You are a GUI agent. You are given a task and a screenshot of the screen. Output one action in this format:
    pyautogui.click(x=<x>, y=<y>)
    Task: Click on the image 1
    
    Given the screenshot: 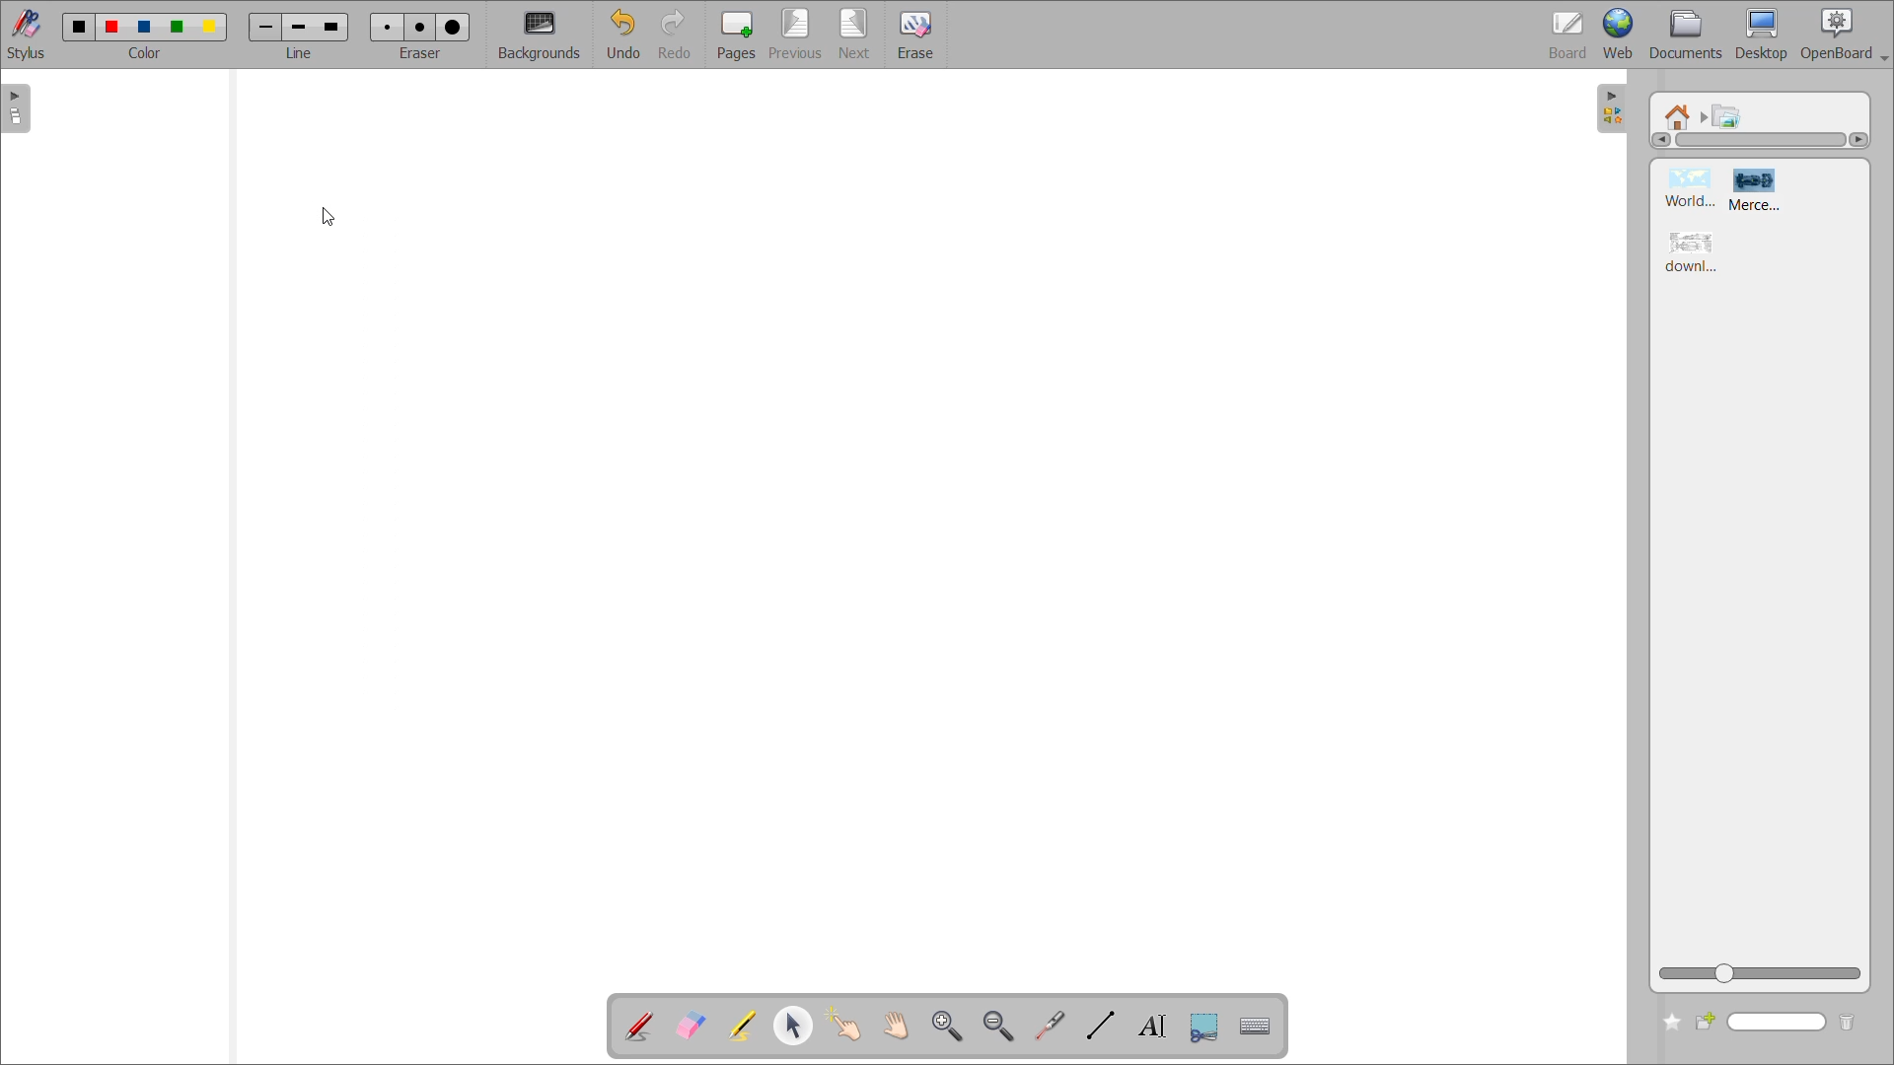 What is the action you would take?
    pyautogui.click(x=1692, y=187)
    